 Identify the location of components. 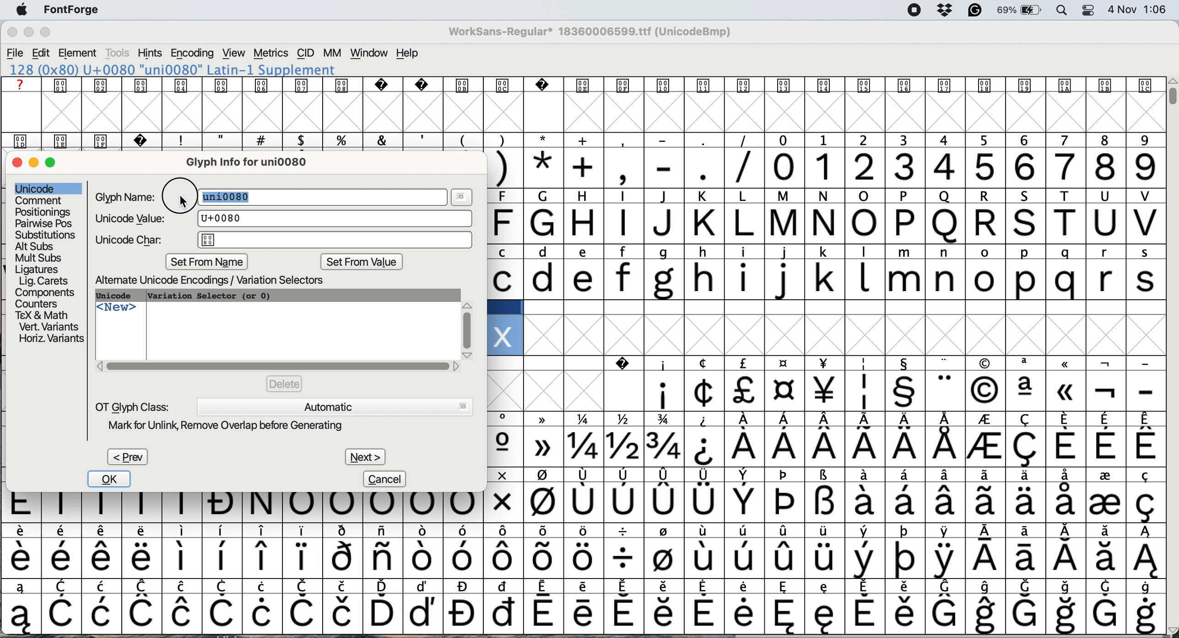
(48, 292).